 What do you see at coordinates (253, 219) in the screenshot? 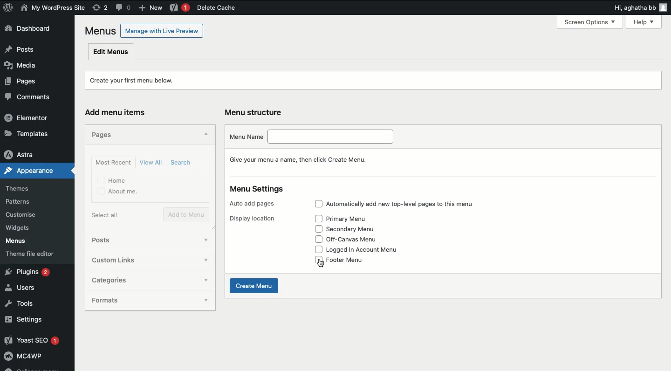
I see `Display location` at bounding box center [253, 219].